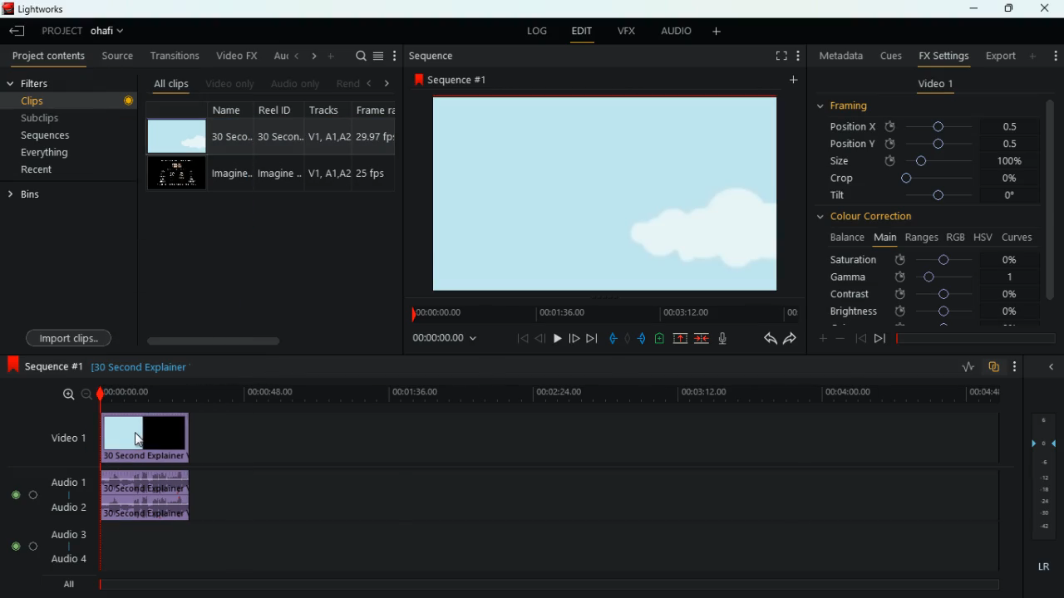 The image size is (1064, 598). I want to click on back, so click(540, 338).